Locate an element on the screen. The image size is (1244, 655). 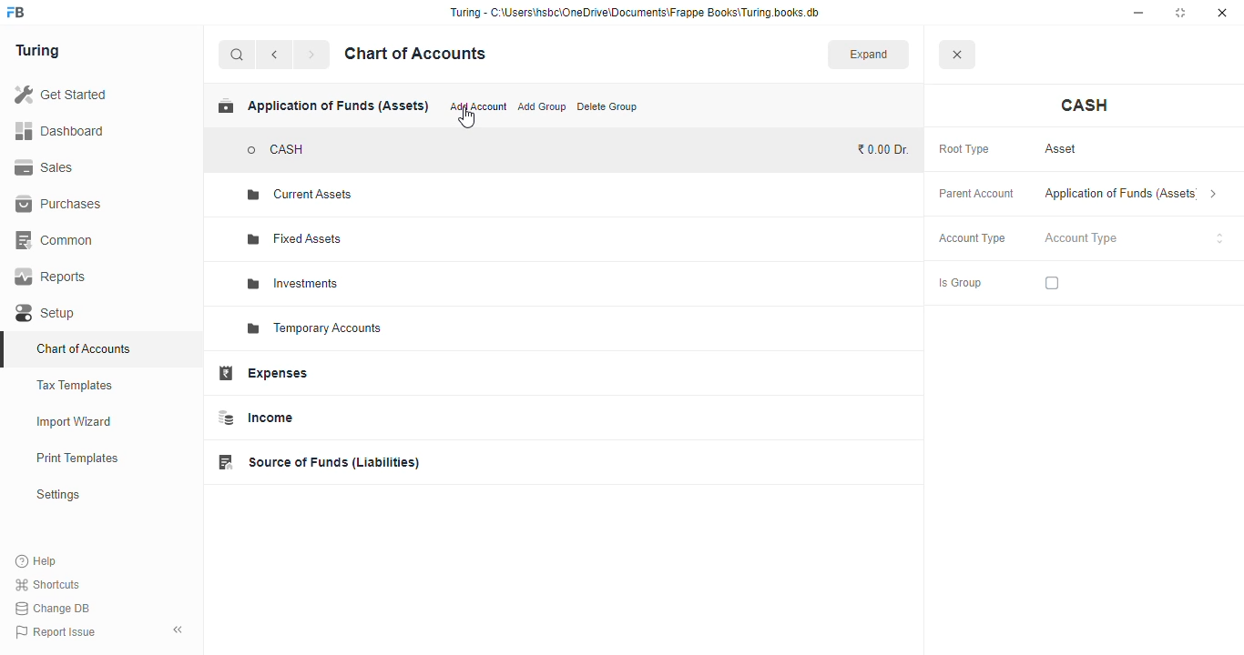
income is located at coordinates (254, 418).